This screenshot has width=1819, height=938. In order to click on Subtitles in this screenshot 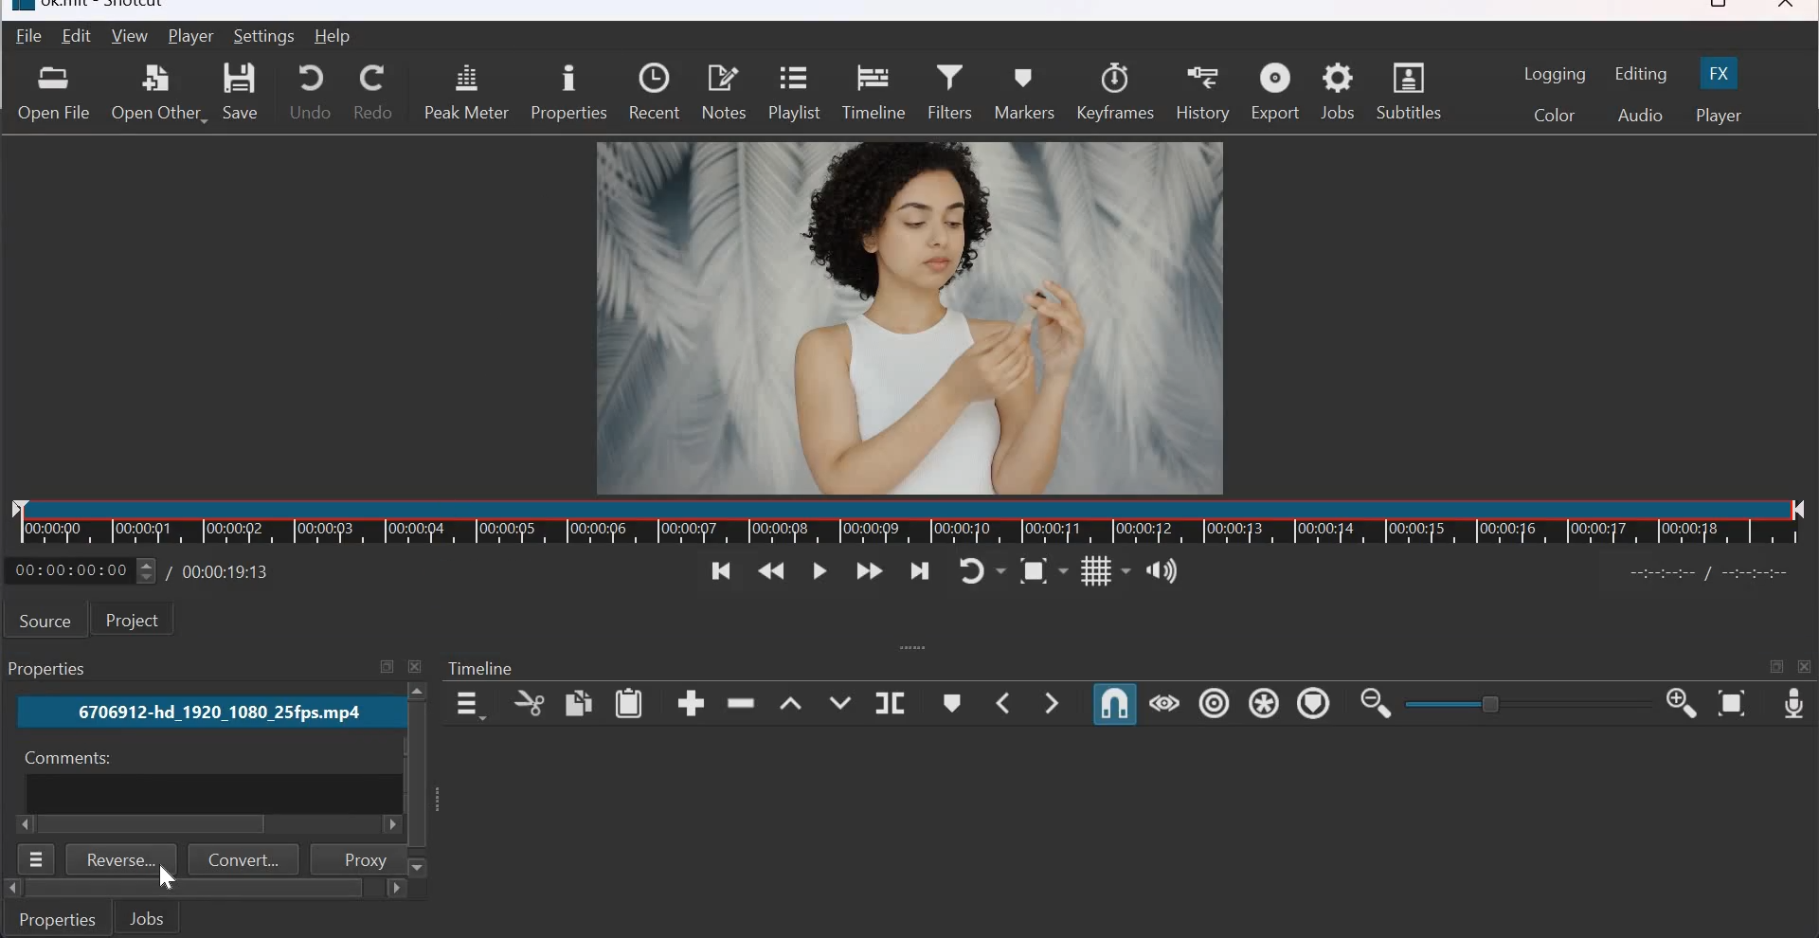, I will do `click(1408, 89)`.